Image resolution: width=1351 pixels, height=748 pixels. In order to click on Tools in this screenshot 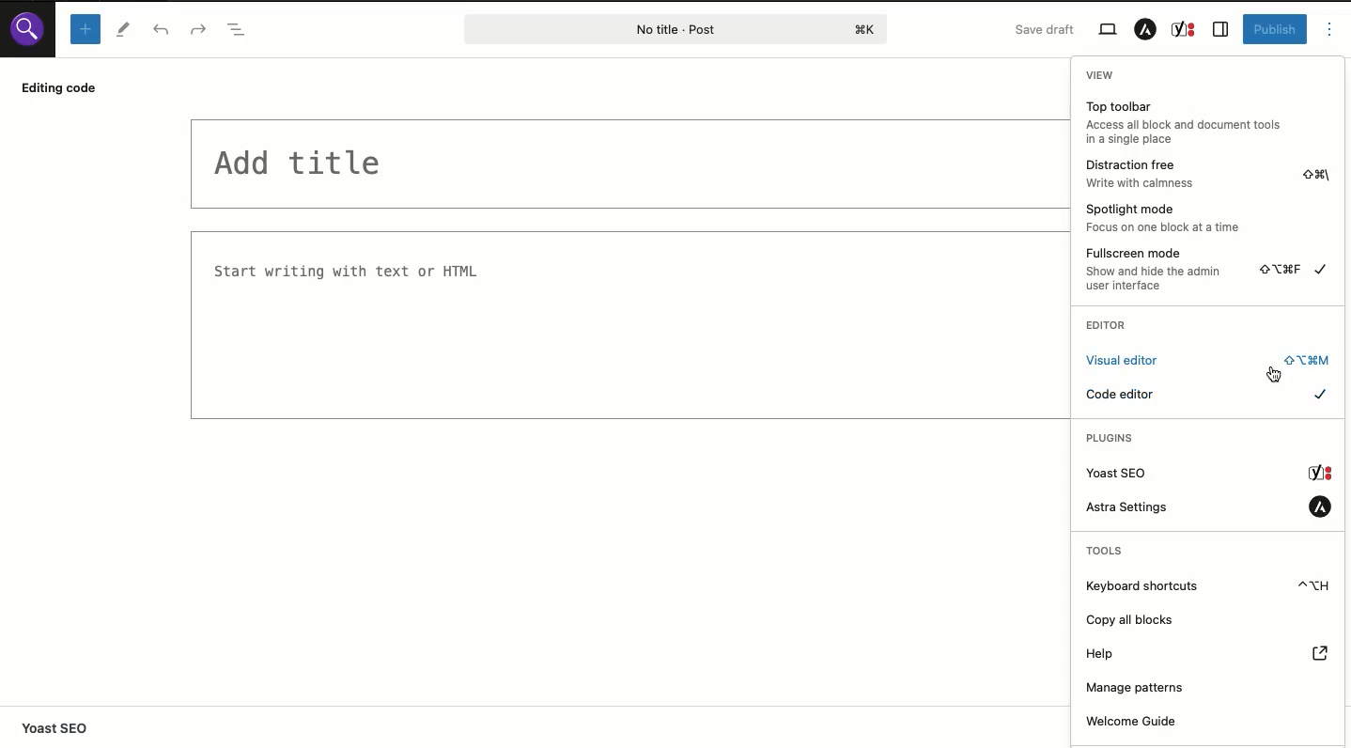, I will do `click(1105, 551)`.